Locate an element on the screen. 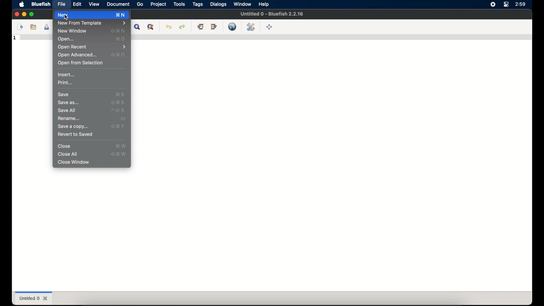 This screenshot has width=544, height=306. tags is located at coordinates (198, 4).